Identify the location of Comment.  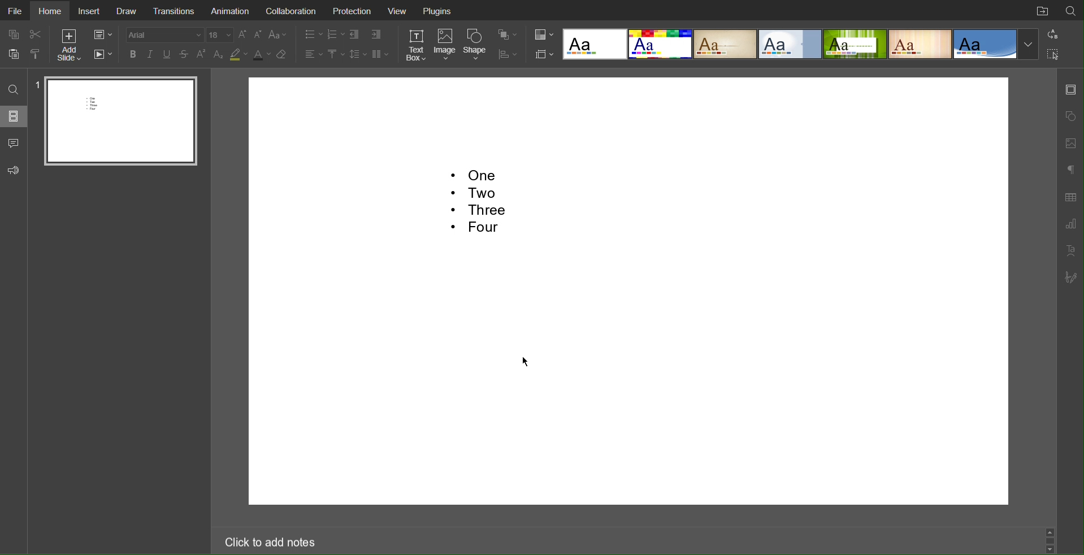
(14, 143).